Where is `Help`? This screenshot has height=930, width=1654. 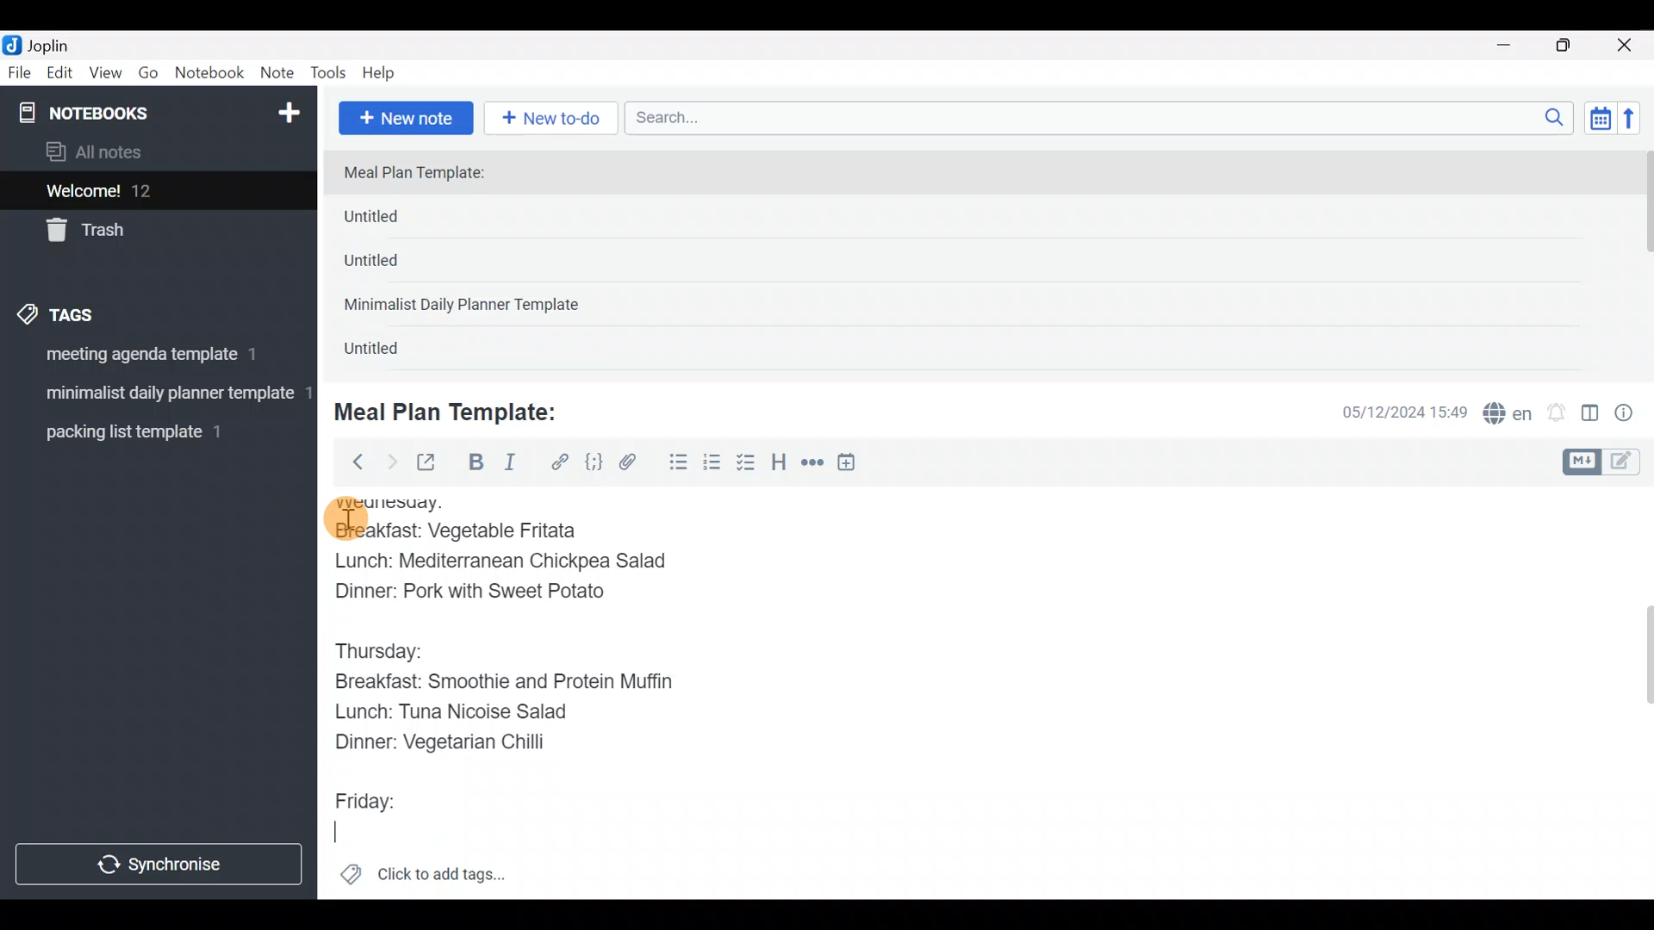
Help is located at coordinates (385, 70).